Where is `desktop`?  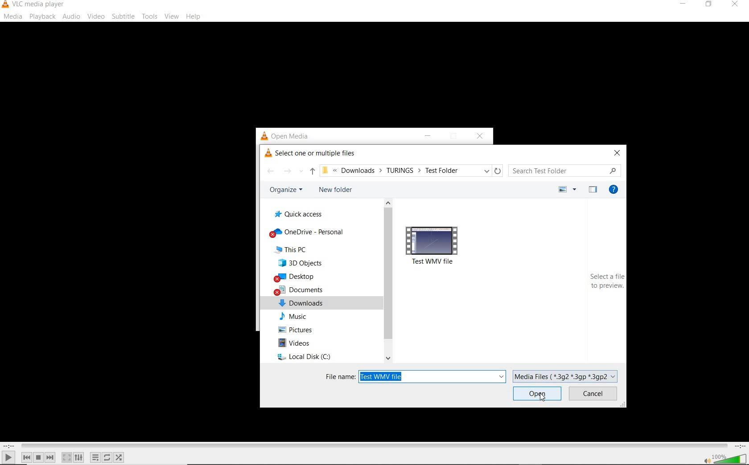
desktop is located at coordinates (304, 277).